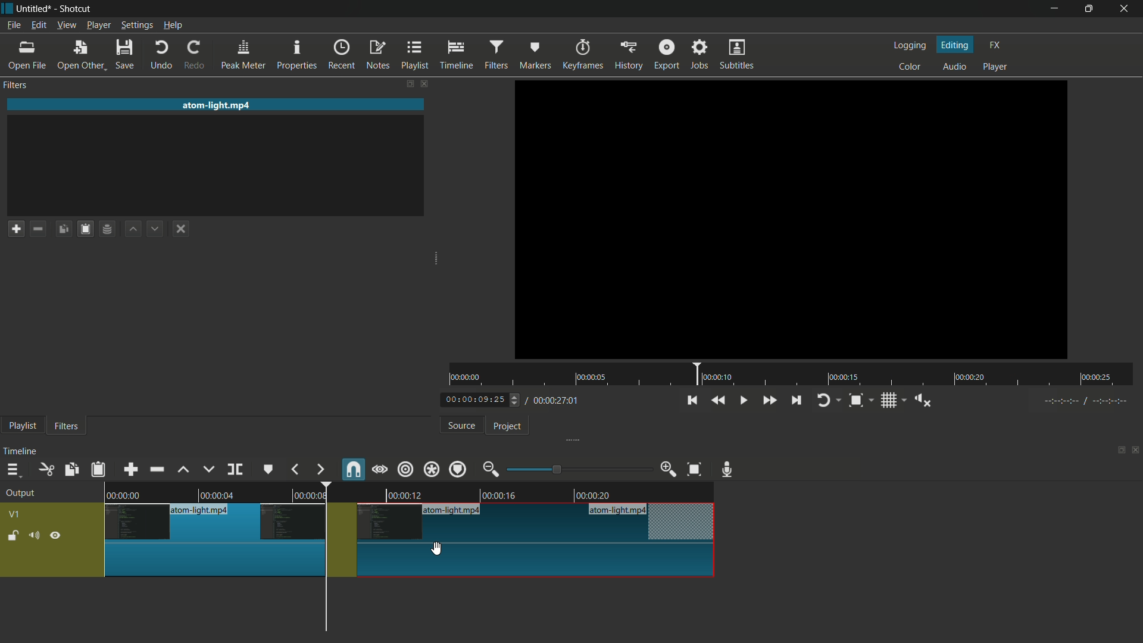 Image resolution: width=1143 pixels, height=643 pixels. I want to click on view menu, so click(65, 26).